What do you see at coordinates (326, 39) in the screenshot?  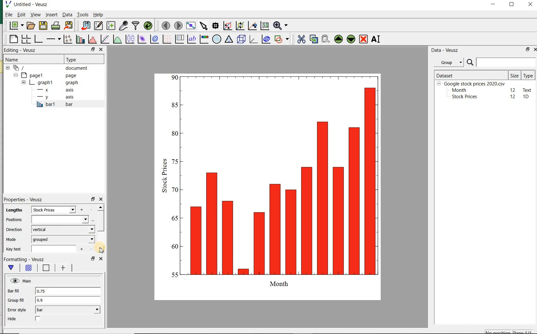 I see `paste widget from the clipboard` at bounding box center [326, 39].